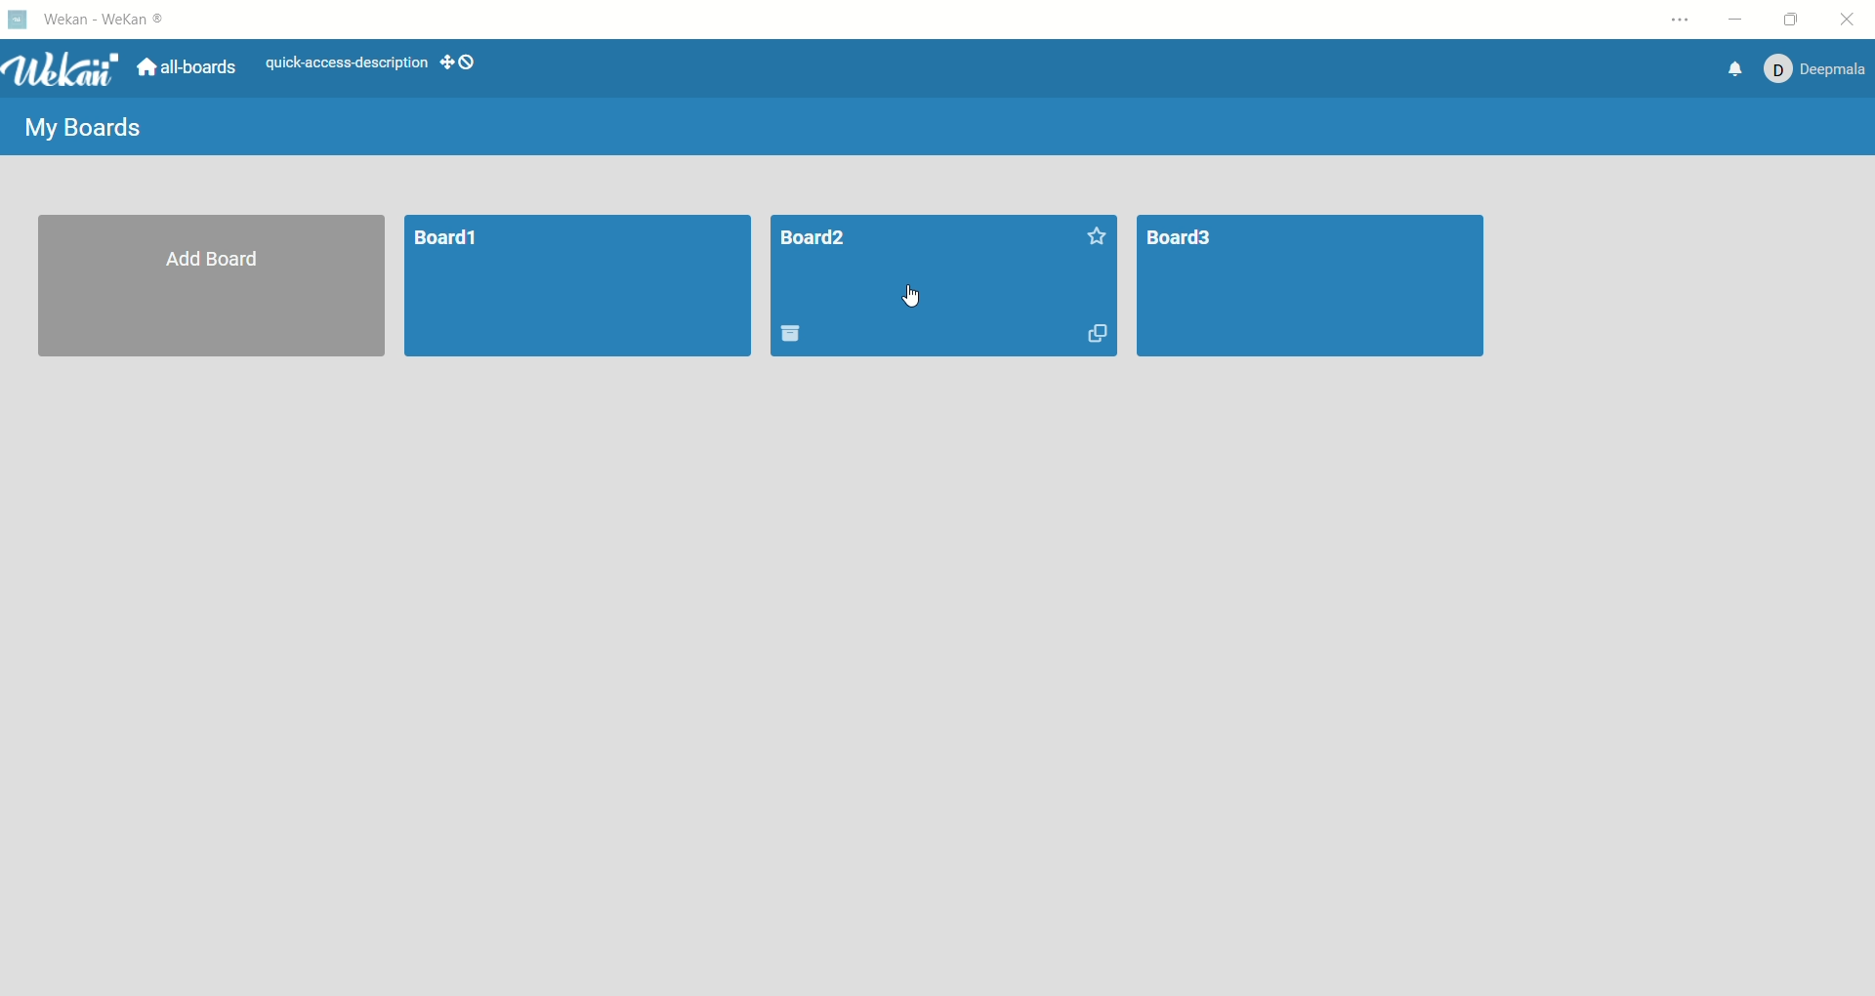 The image size is (1875, 996). Describe the element at coordinates (1082, 334) in the screenshot. I see `duplicate board` at that location.